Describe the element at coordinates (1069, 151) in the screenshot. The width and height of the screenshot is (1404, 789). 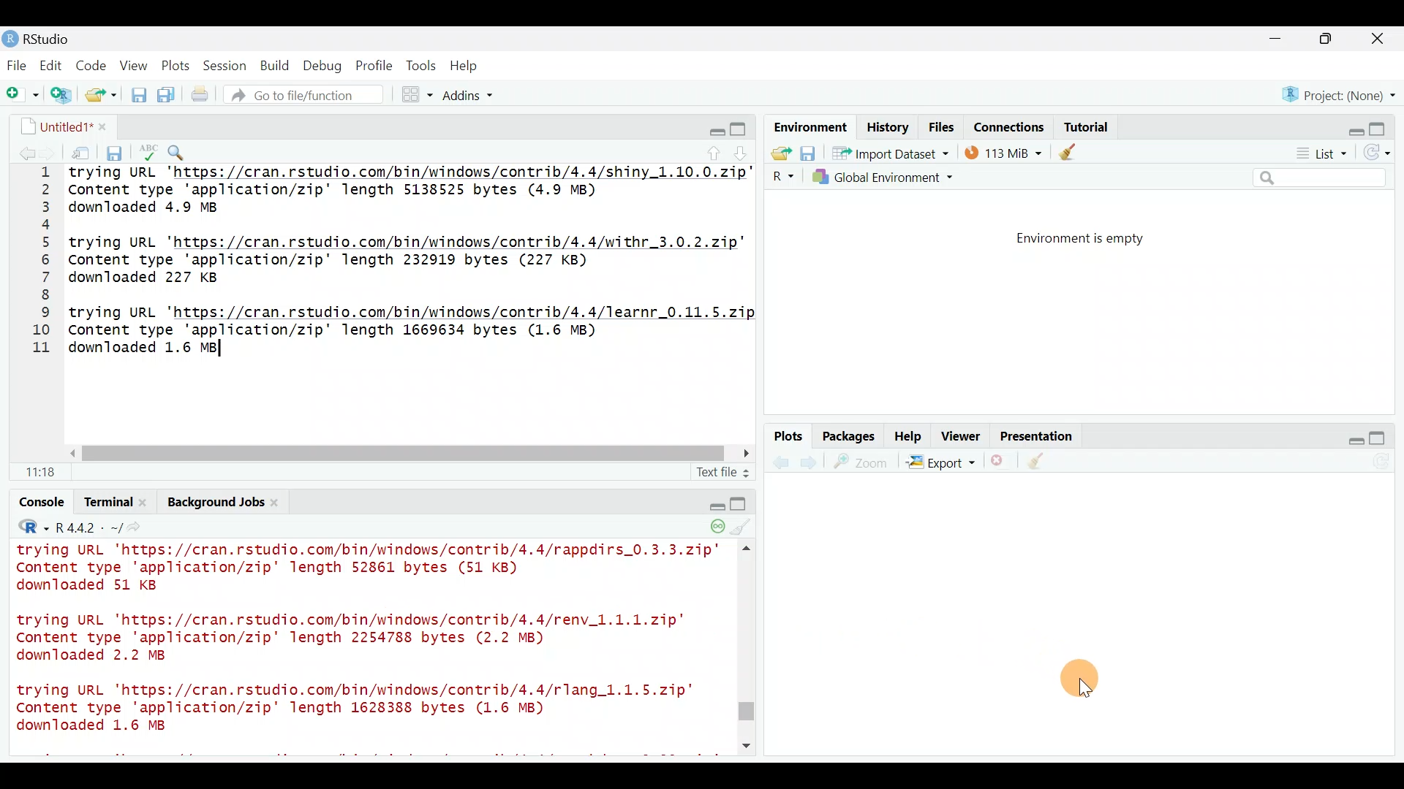
I see `clear objects from the workspace` at that location.